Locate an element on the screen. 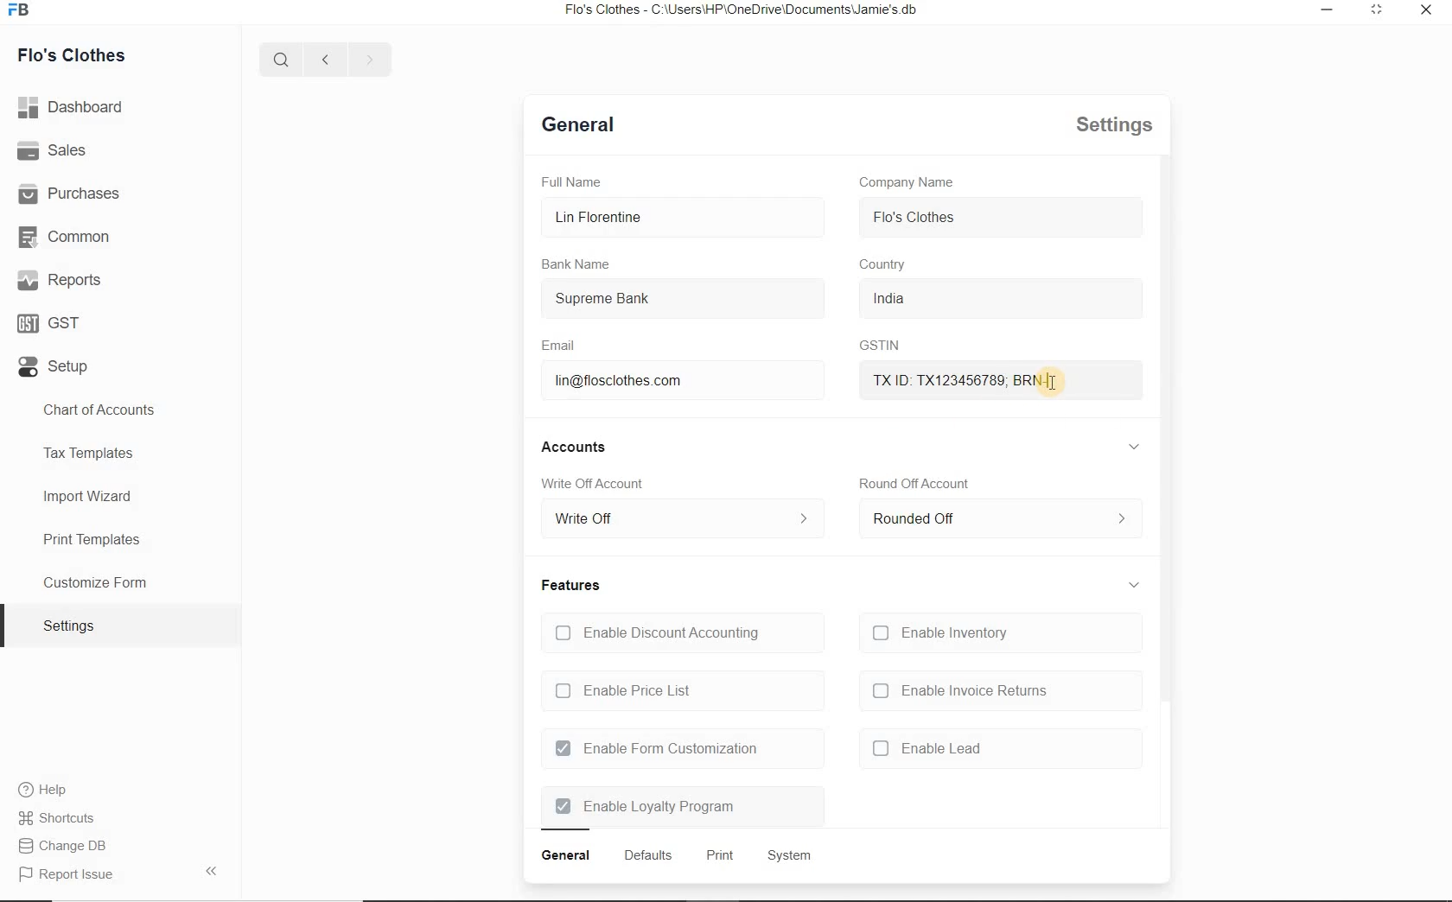  Lin Florentine is located at coordinates (672, 218).